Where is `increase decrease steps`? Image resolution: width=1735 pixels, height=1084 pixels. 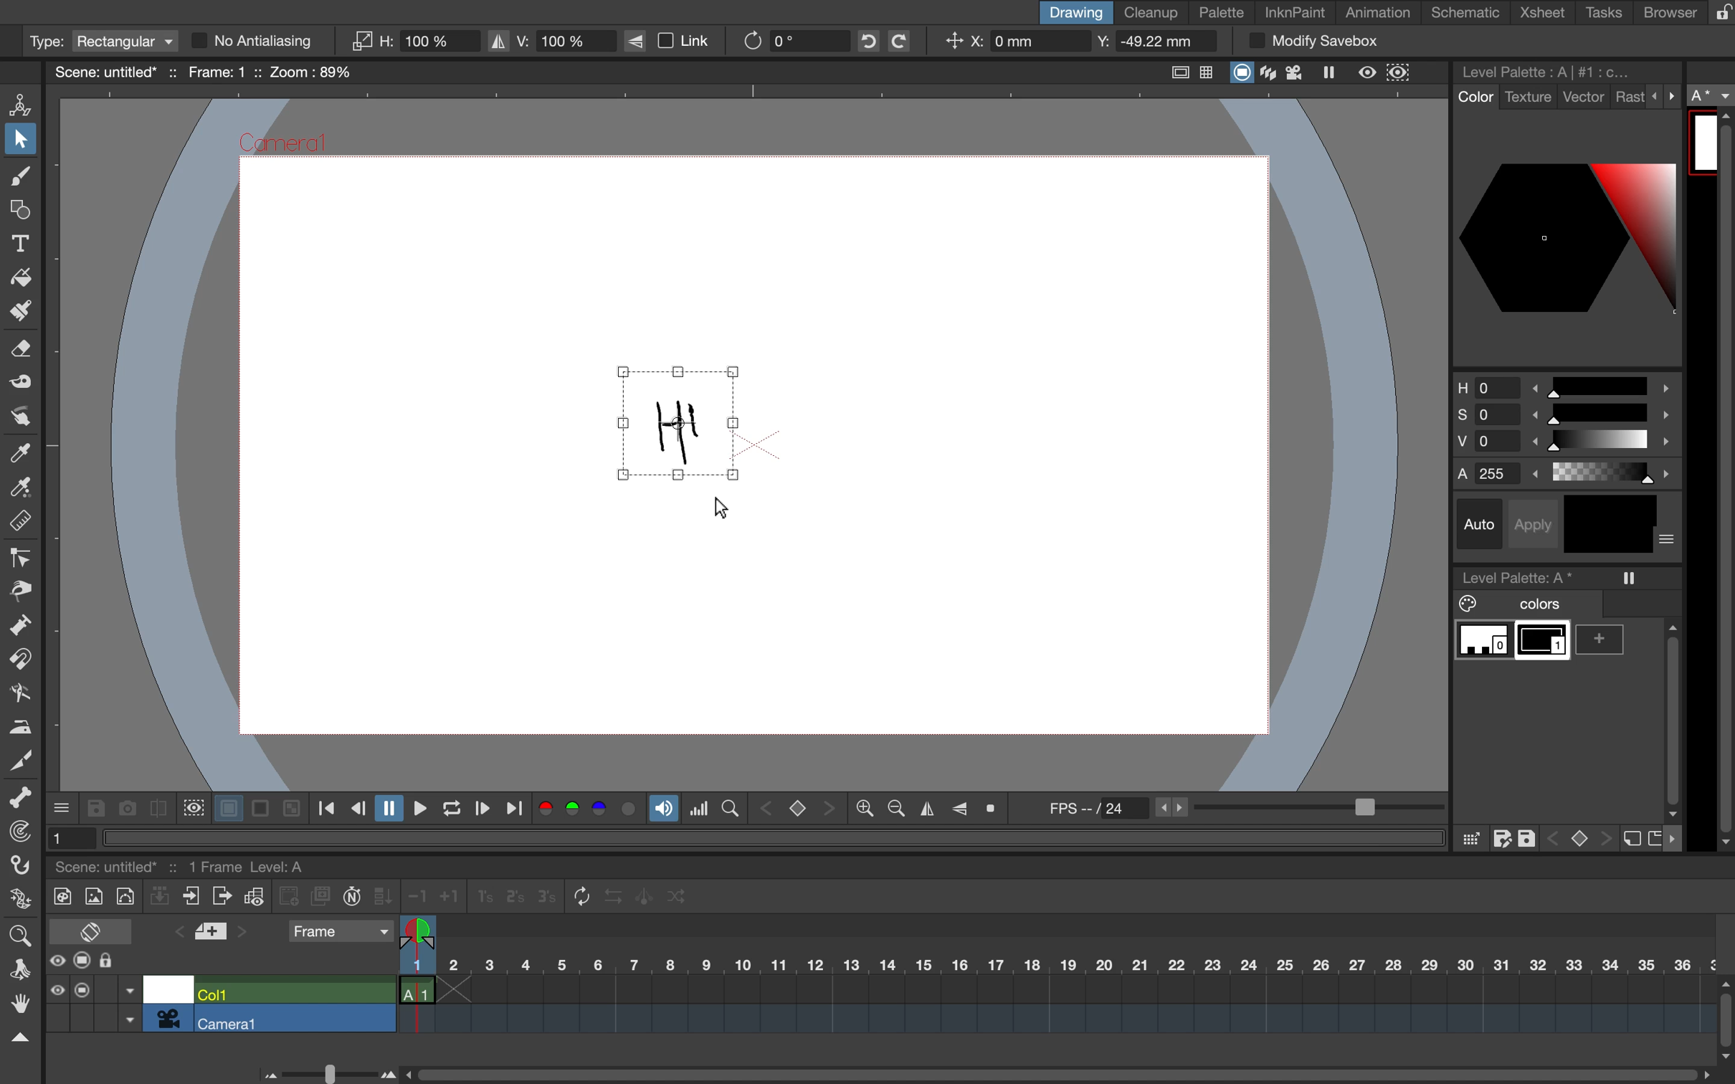 increase decrease steps is located at coordinates (429, 897).